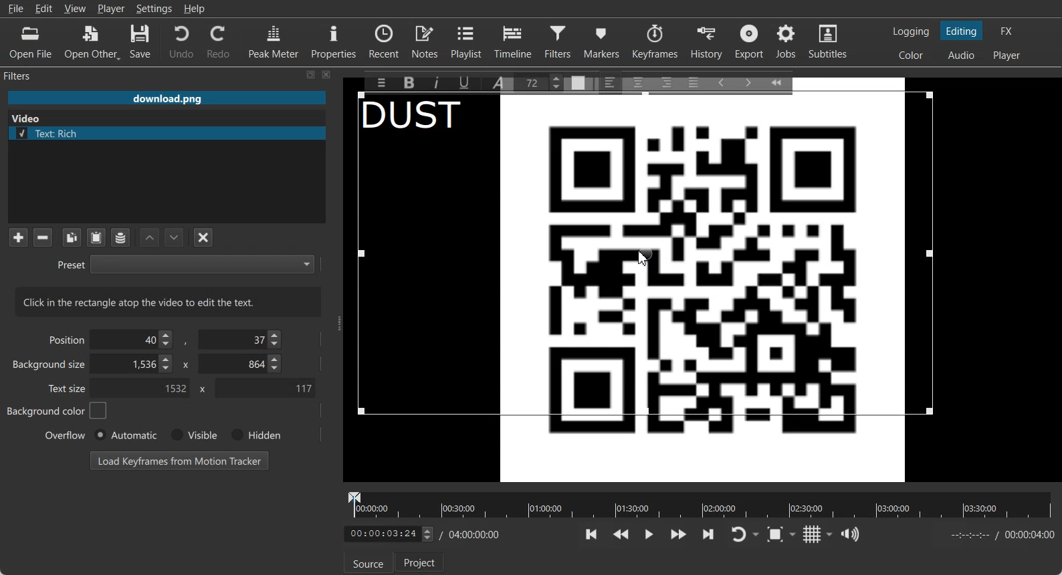 Image resolution: width=1062 pixels, height=575 pixels. Describe the element at coordinates (241, 365) in the screenshot. I see `Background size Y- Co-ordinate` at that location.